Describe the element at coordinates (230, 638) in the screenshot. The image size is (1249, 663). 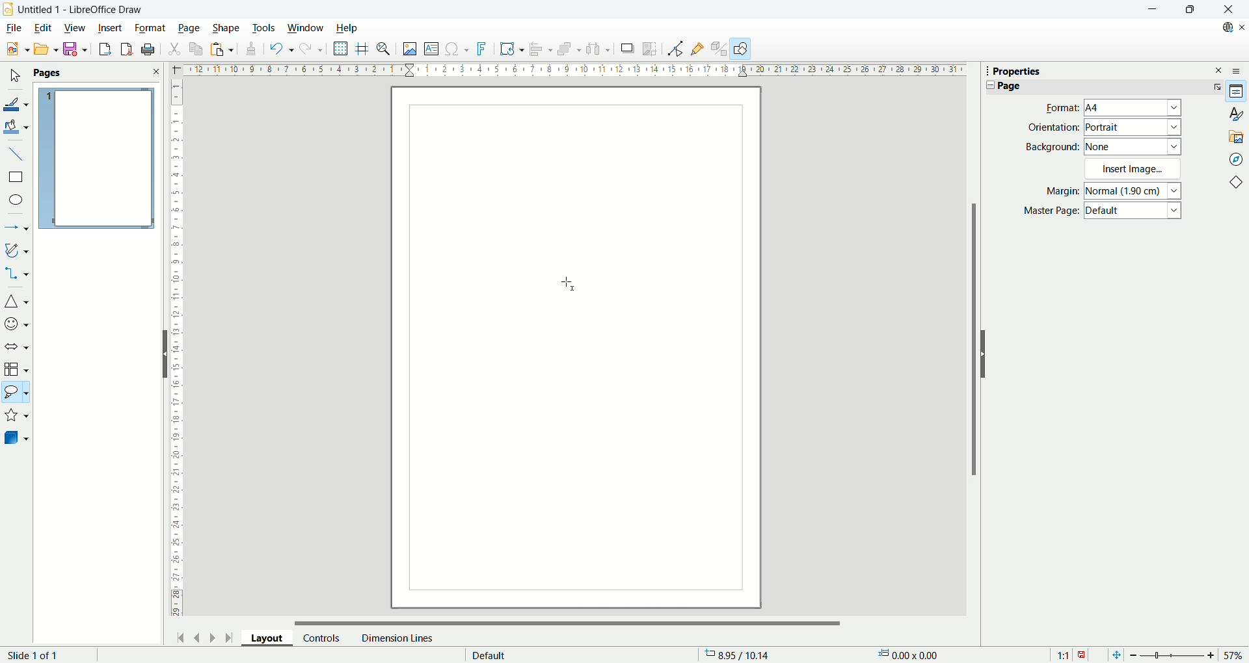
I see `go to last page` at that location.